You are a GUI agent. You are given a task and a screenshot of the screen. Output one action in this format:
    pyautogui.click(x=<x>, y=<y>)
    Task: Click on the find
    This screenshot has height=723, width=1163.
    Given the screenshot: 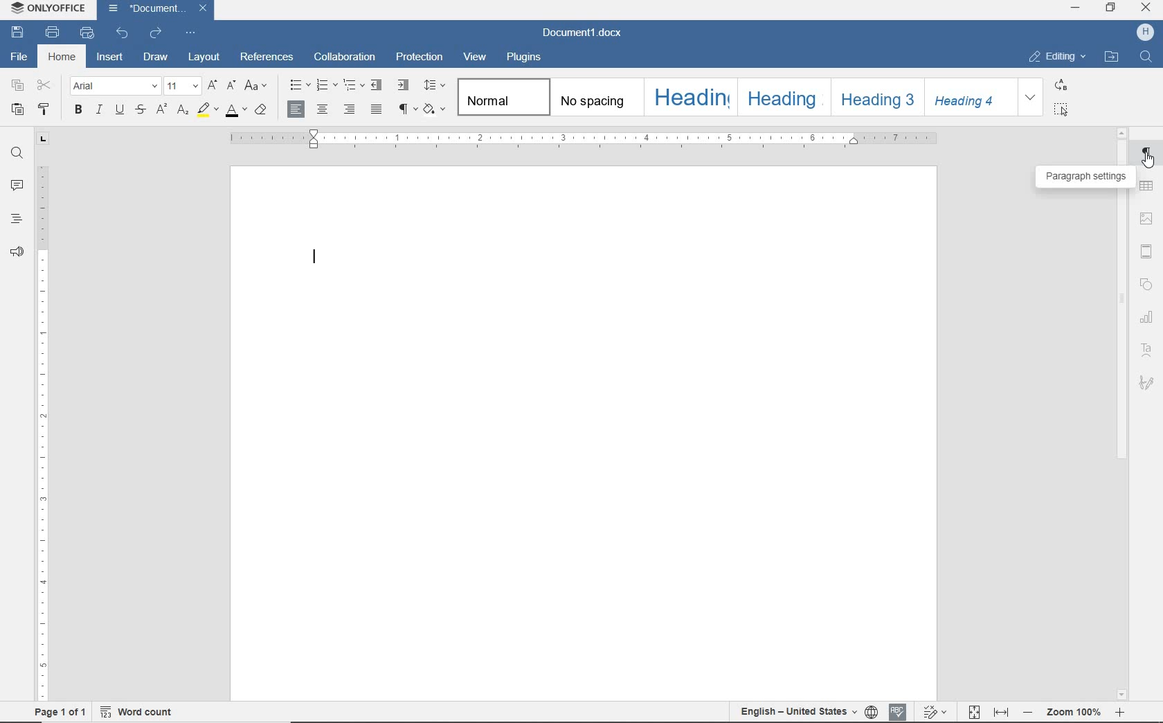 What is the action you would take?
    pyautogui.click(x=15, y=153)
    